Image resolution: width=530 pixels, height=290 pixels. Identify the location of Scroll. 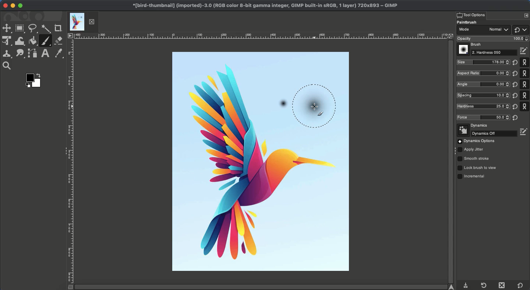
(450, 162).